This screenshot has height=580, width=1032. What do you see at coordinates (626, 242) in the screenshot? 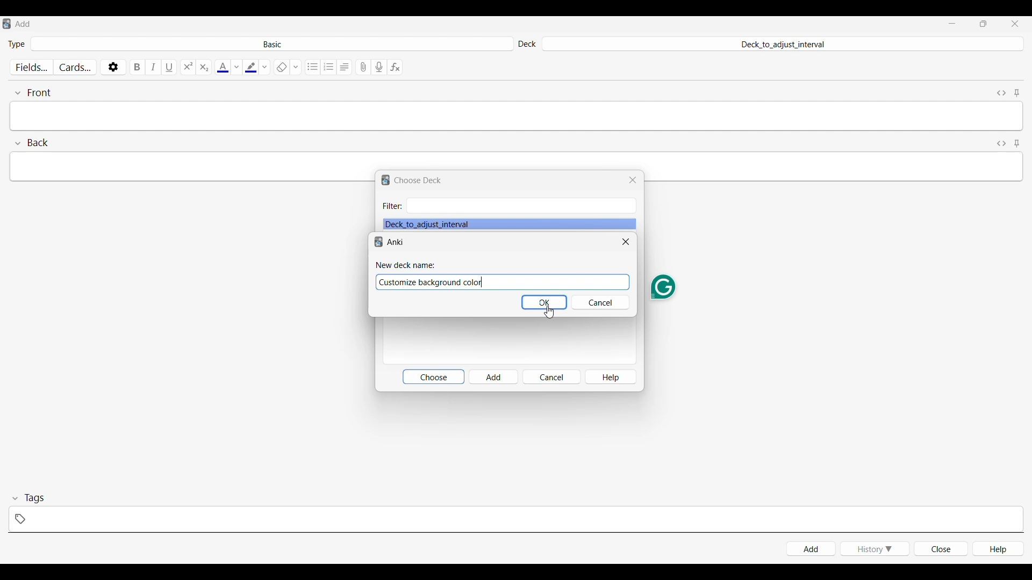
I see `Close window` at bounding box center [626, 242].